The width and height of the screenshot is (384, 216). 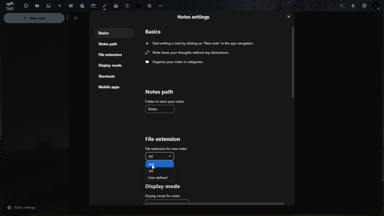 What do you see at coordinates (157, 31) in the screenshot?
I see `Basic` at bounding box center [157, 31].